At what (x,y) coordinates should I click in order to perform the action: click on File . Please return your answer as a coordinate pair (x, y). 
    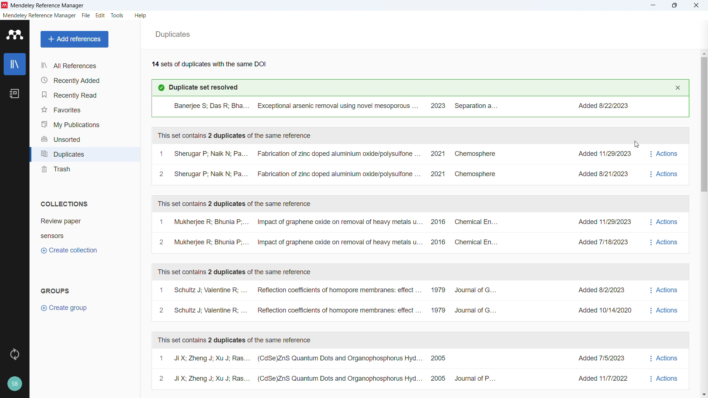
    Looking at the image, I should click on (86, 15).